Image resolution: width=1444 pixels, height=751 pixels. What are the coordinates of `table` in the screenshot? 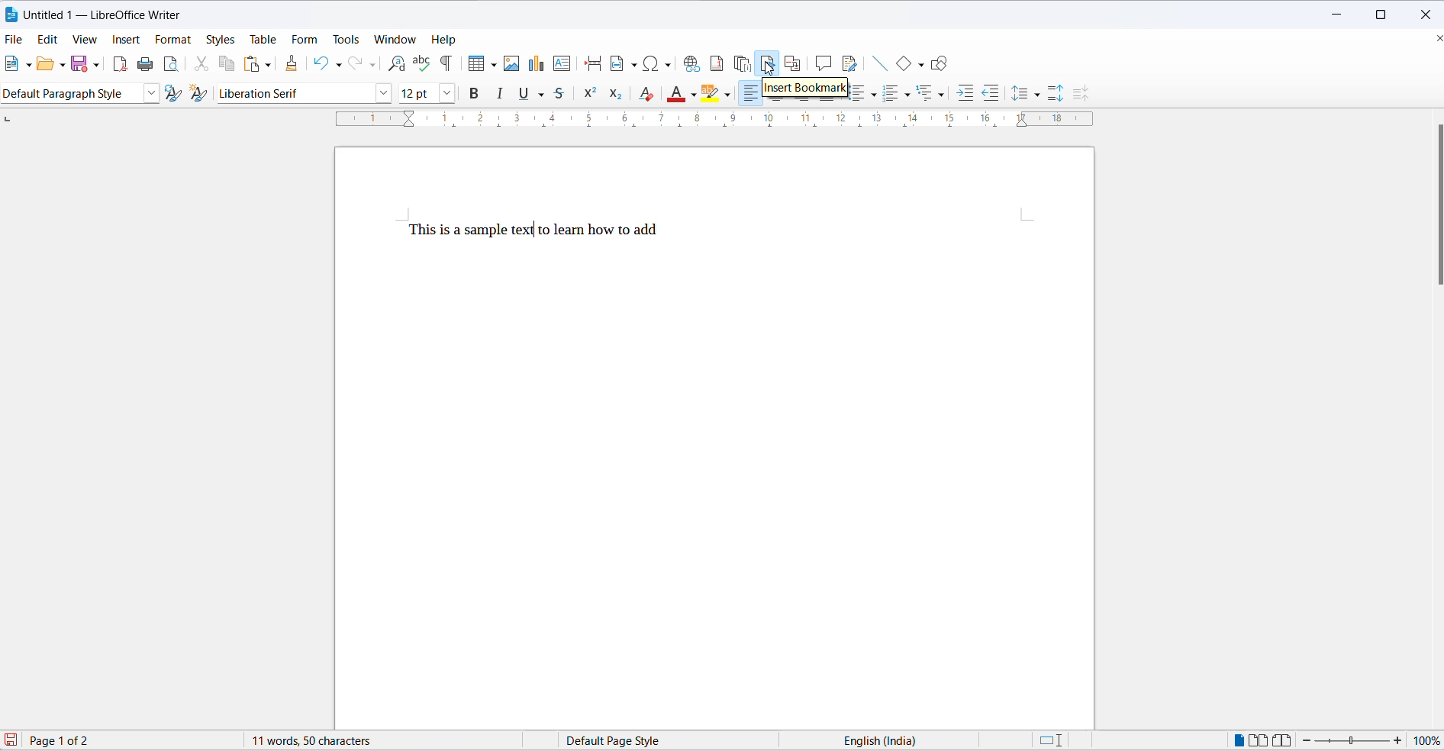 It's located at (263, 39).